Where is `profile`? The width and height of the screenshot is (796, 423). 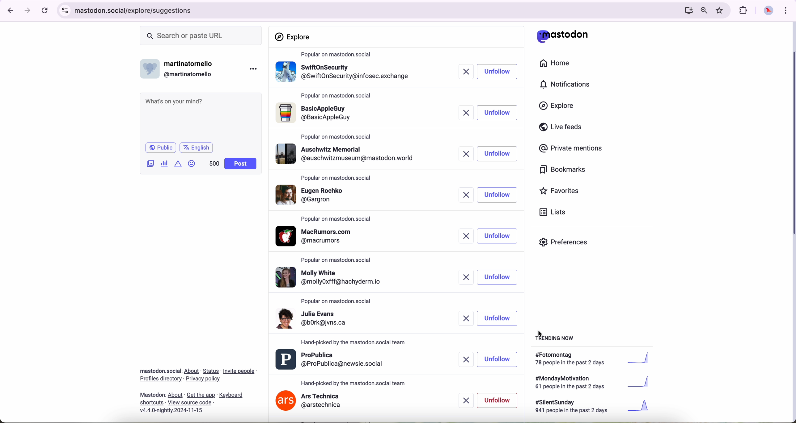
profile is located at coordinates (331, 360).